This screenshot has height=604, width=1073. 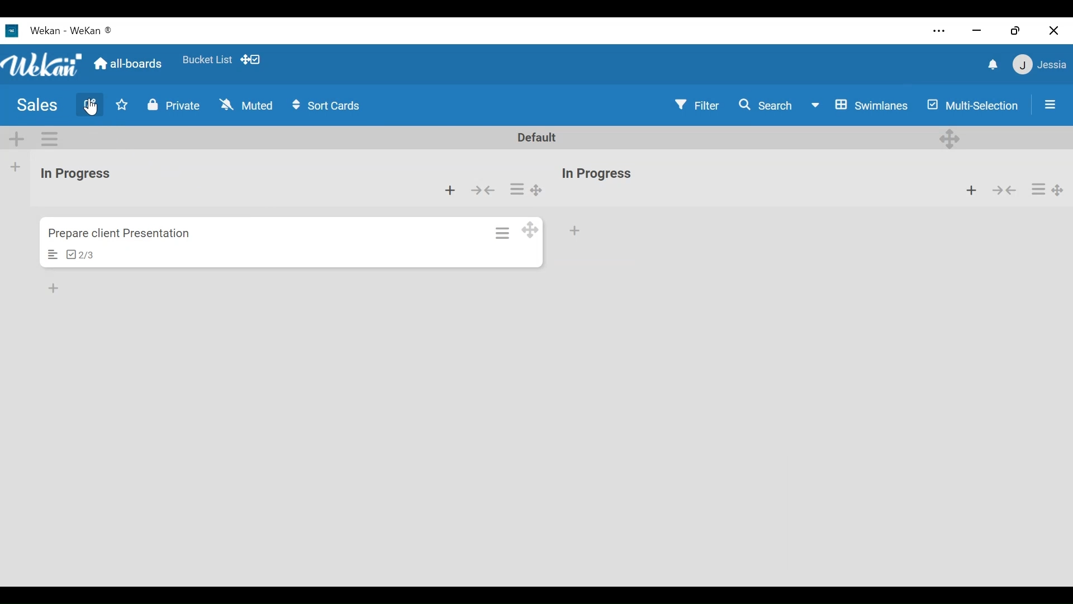 What do you see at coordinates (55, 286) in the screenshot?
I see `Add card to bottom of the list` at bounding box center [55, 286].